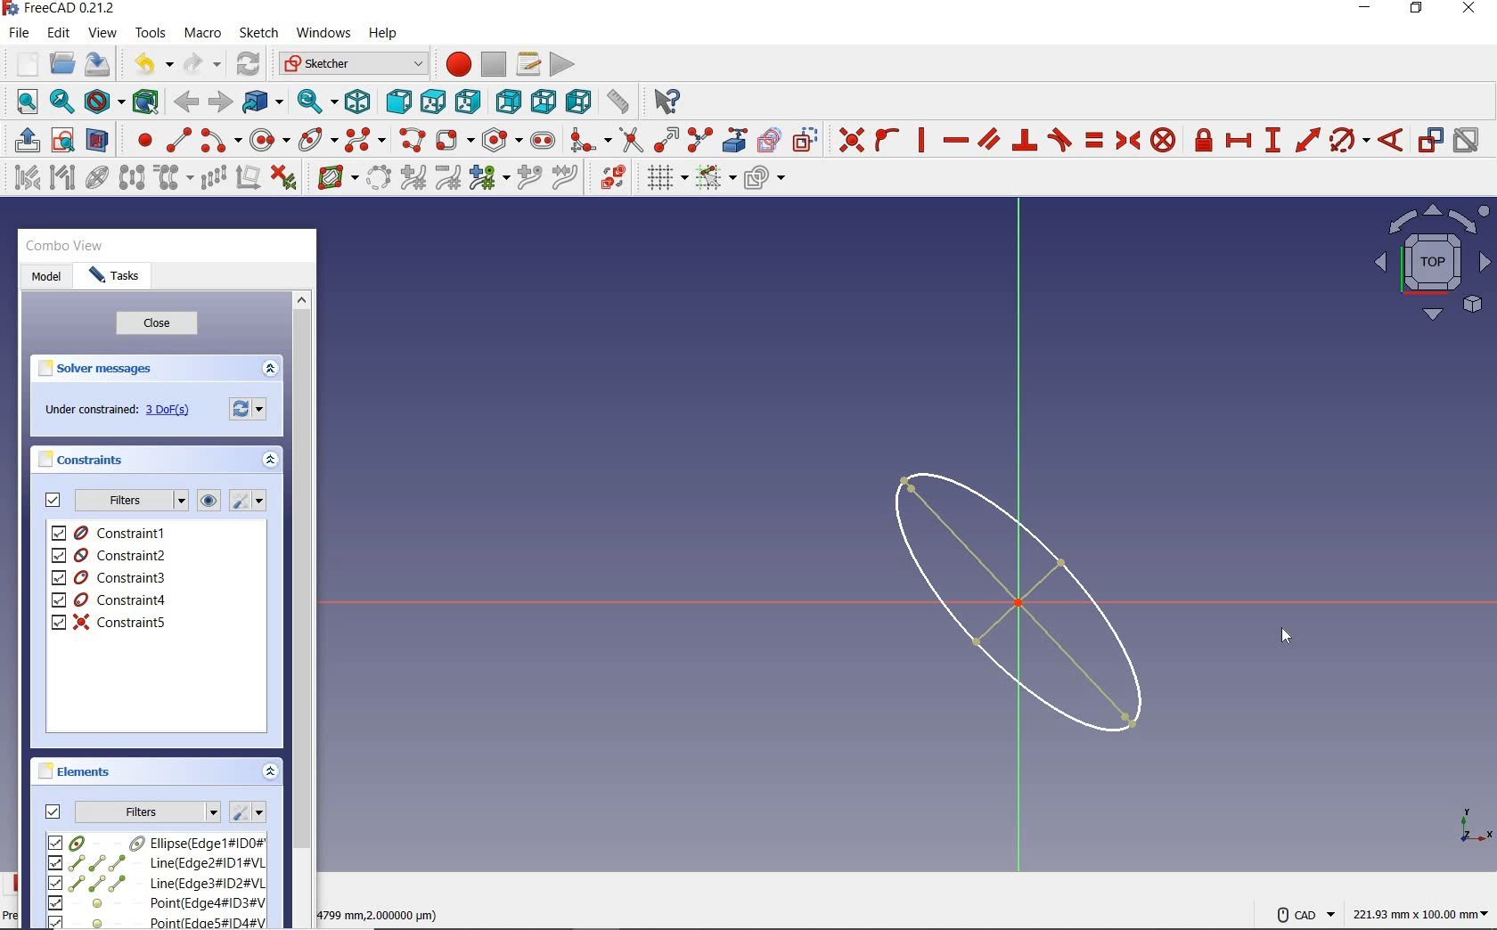  What do you see at coordinates (53, 500) in the screenshot?
I see `check to toggle filters` at bounding box center [53, 500].